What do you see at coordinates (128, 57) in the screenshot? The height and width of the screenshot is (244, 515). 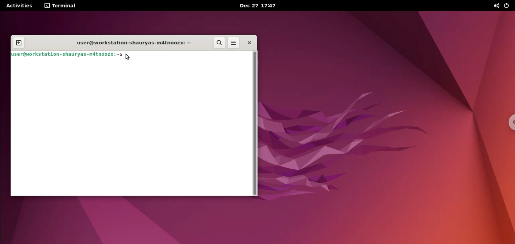 I see `mouse pointer` at bounding box center [128, 57].